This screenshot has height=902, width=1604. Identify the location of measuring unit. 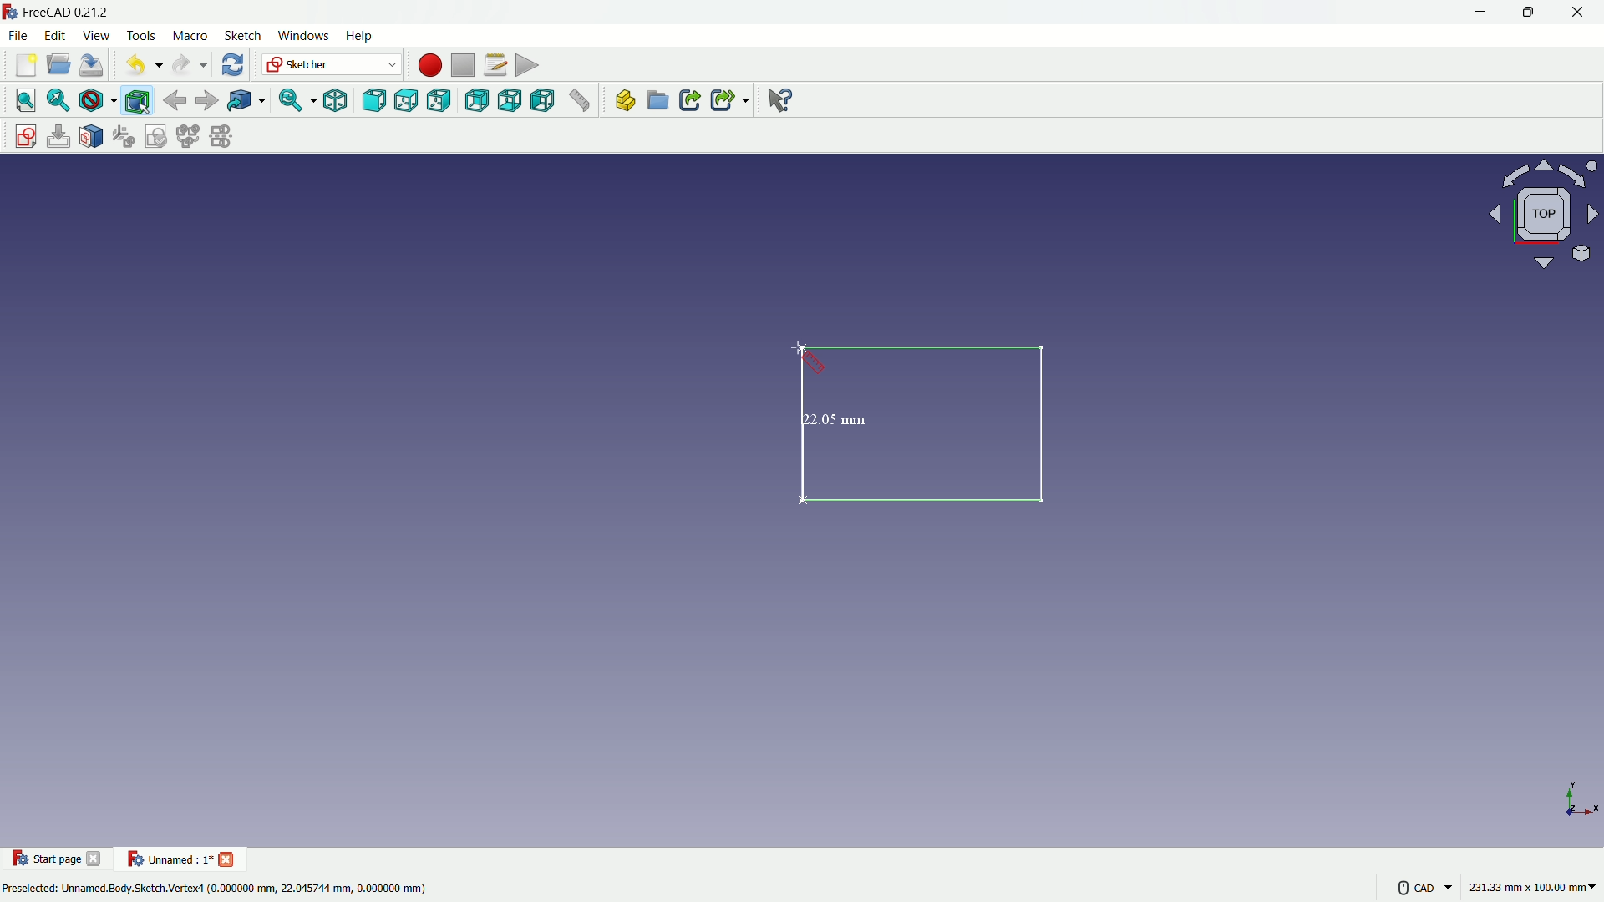
(1529, 889).